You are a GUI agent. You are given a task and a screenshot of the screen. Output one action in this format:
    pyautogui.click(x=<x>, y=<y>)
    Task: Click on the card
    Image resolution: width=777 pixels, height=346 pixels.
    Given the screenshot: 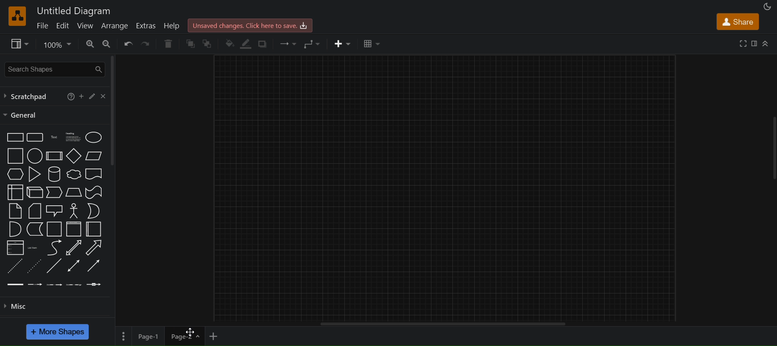 What is the action you would take?
    pyautogui.click(x=34, y=210)
    